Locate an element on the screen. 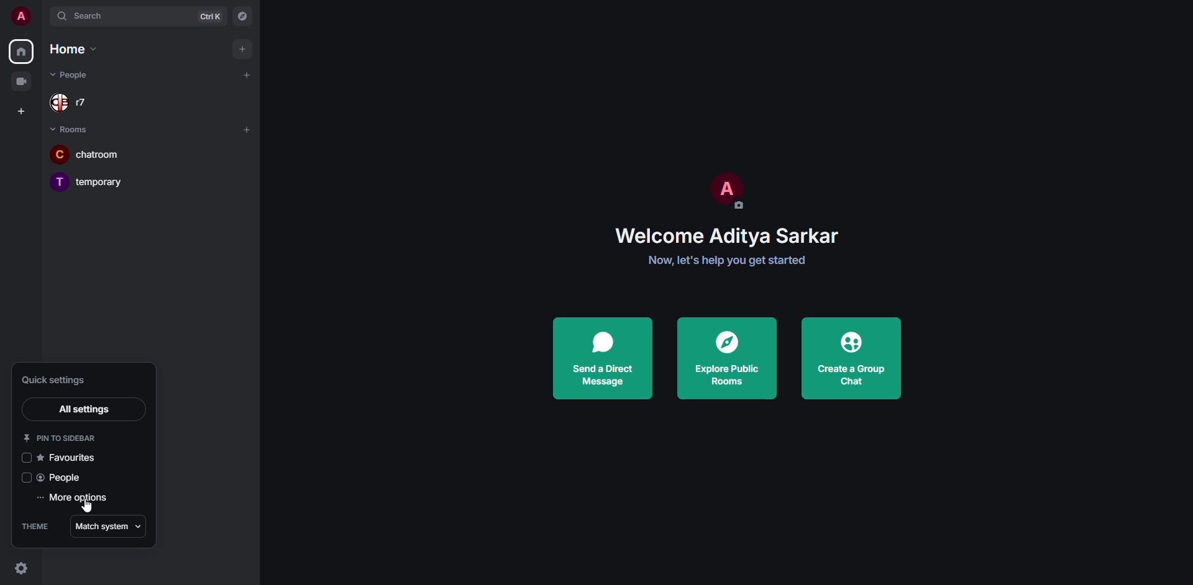  match system is located at coordinates (110, 525).